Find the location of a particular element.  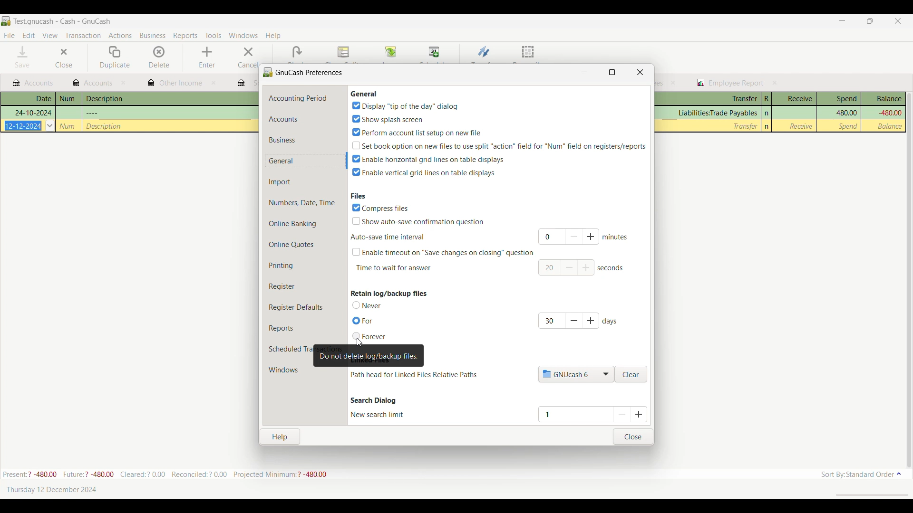

Transfer is located at coordinates (484, 52).